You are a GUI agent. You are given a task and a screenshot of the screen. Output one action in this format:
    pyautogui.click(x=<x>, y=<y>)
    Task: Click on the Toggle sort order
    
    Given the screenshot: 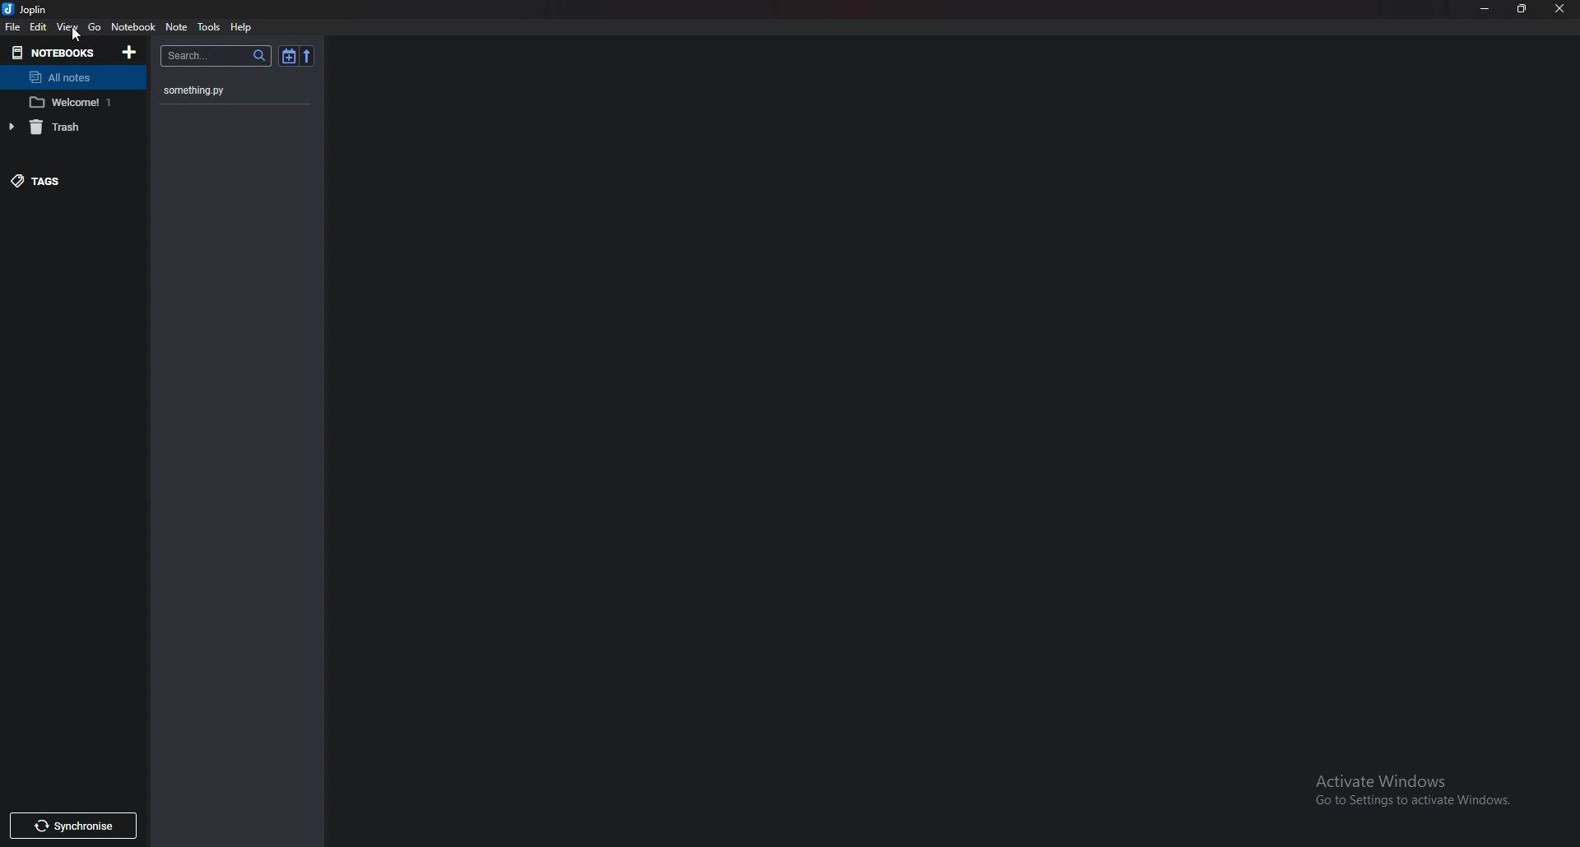 What is the action you would take?
    pyautogui.click(x=288, y=57)
    